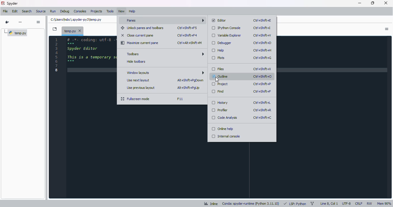 This screenshot has height=207, width=393. What do you see at coordinates (7, 22) in the screenshot?
I see `go to cursor position` at bounding box center [7, 22].